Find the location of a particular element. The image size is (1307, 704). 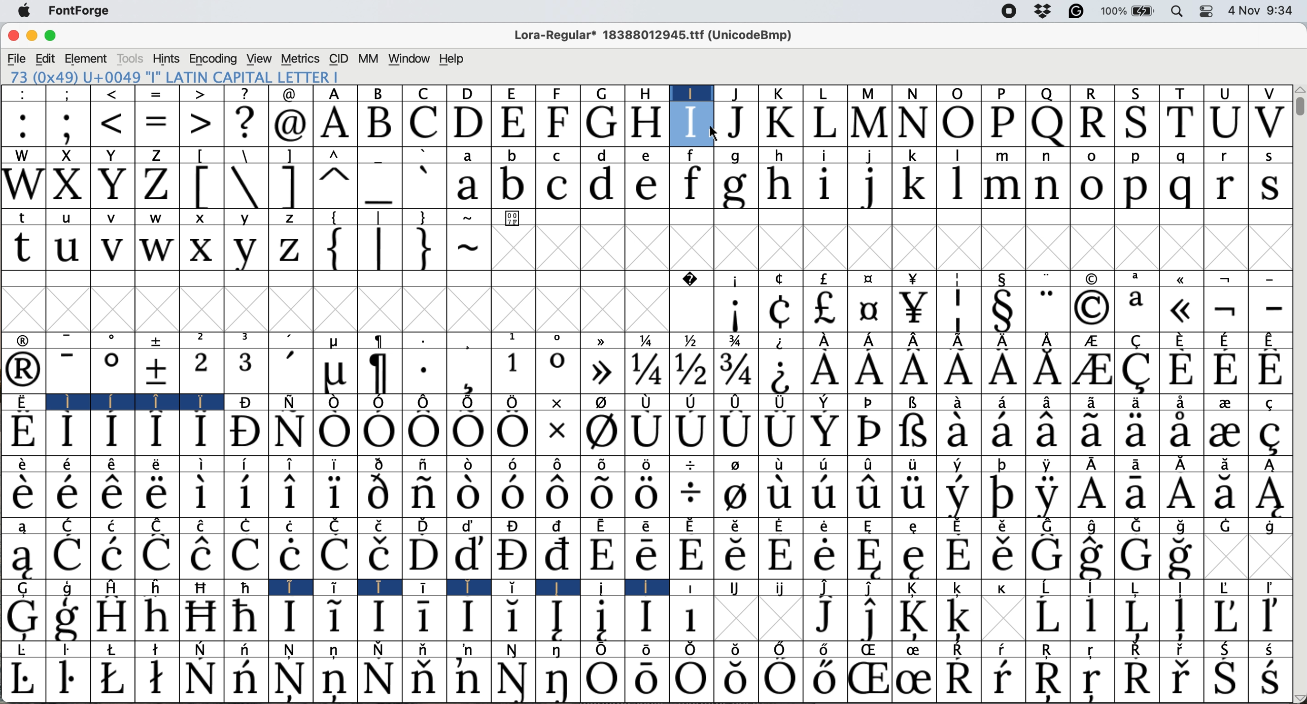

hints is located at coordinates (167, 59).